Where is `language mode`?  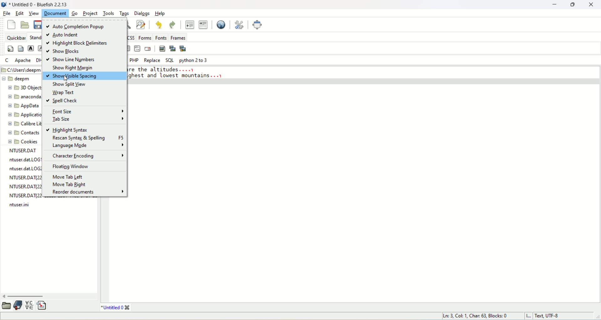
language mode is located at coordinates (88, 146).